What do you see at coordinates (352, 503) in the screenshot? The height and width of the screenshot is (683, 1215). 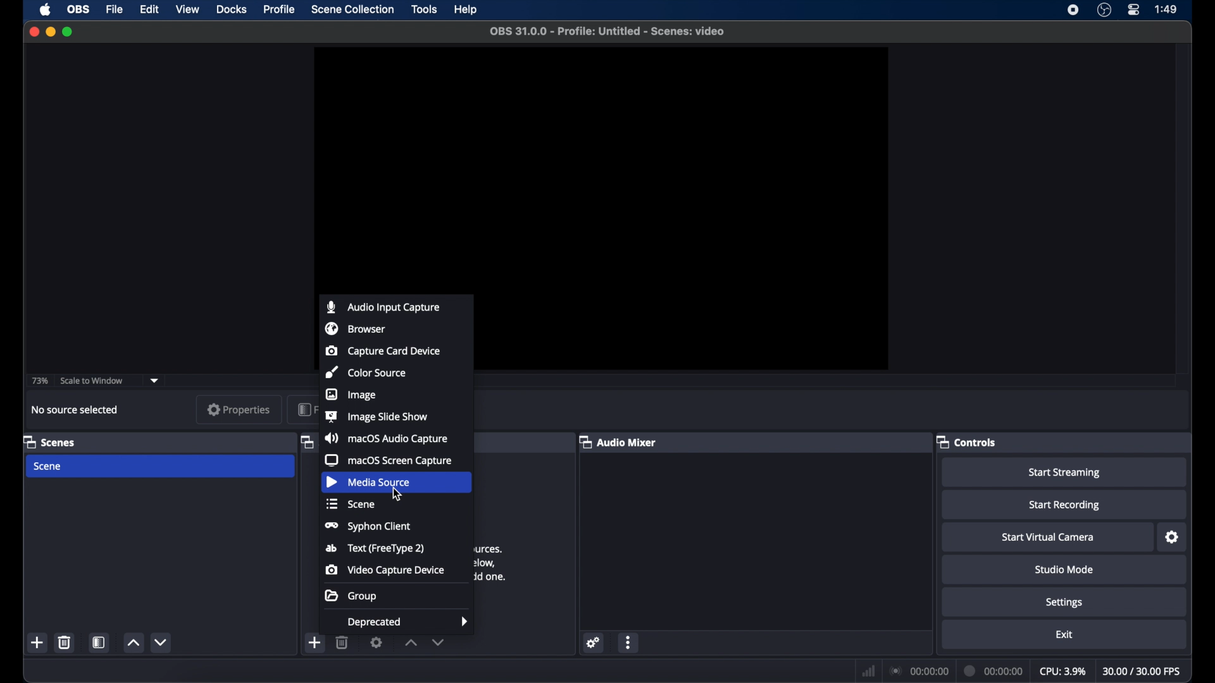 I see `scene` at bounding box center [352, 503].